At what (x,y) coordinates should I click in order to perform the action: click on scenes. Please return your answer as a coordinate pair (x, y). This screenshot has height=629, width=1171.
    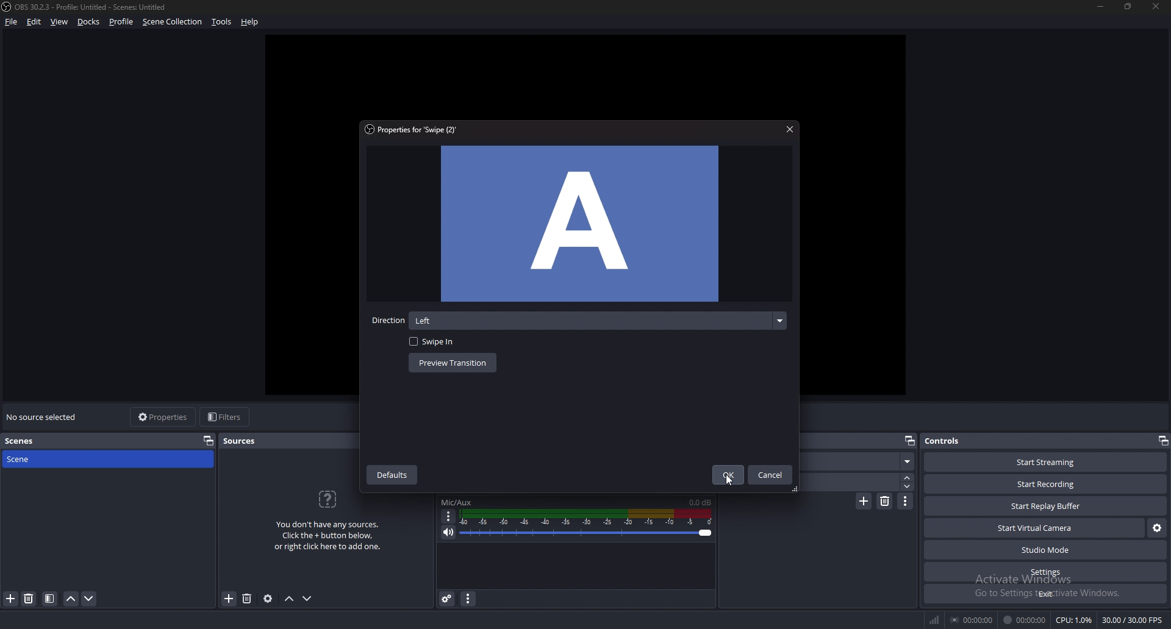
    Looking at the image, I should click on (41, 441).